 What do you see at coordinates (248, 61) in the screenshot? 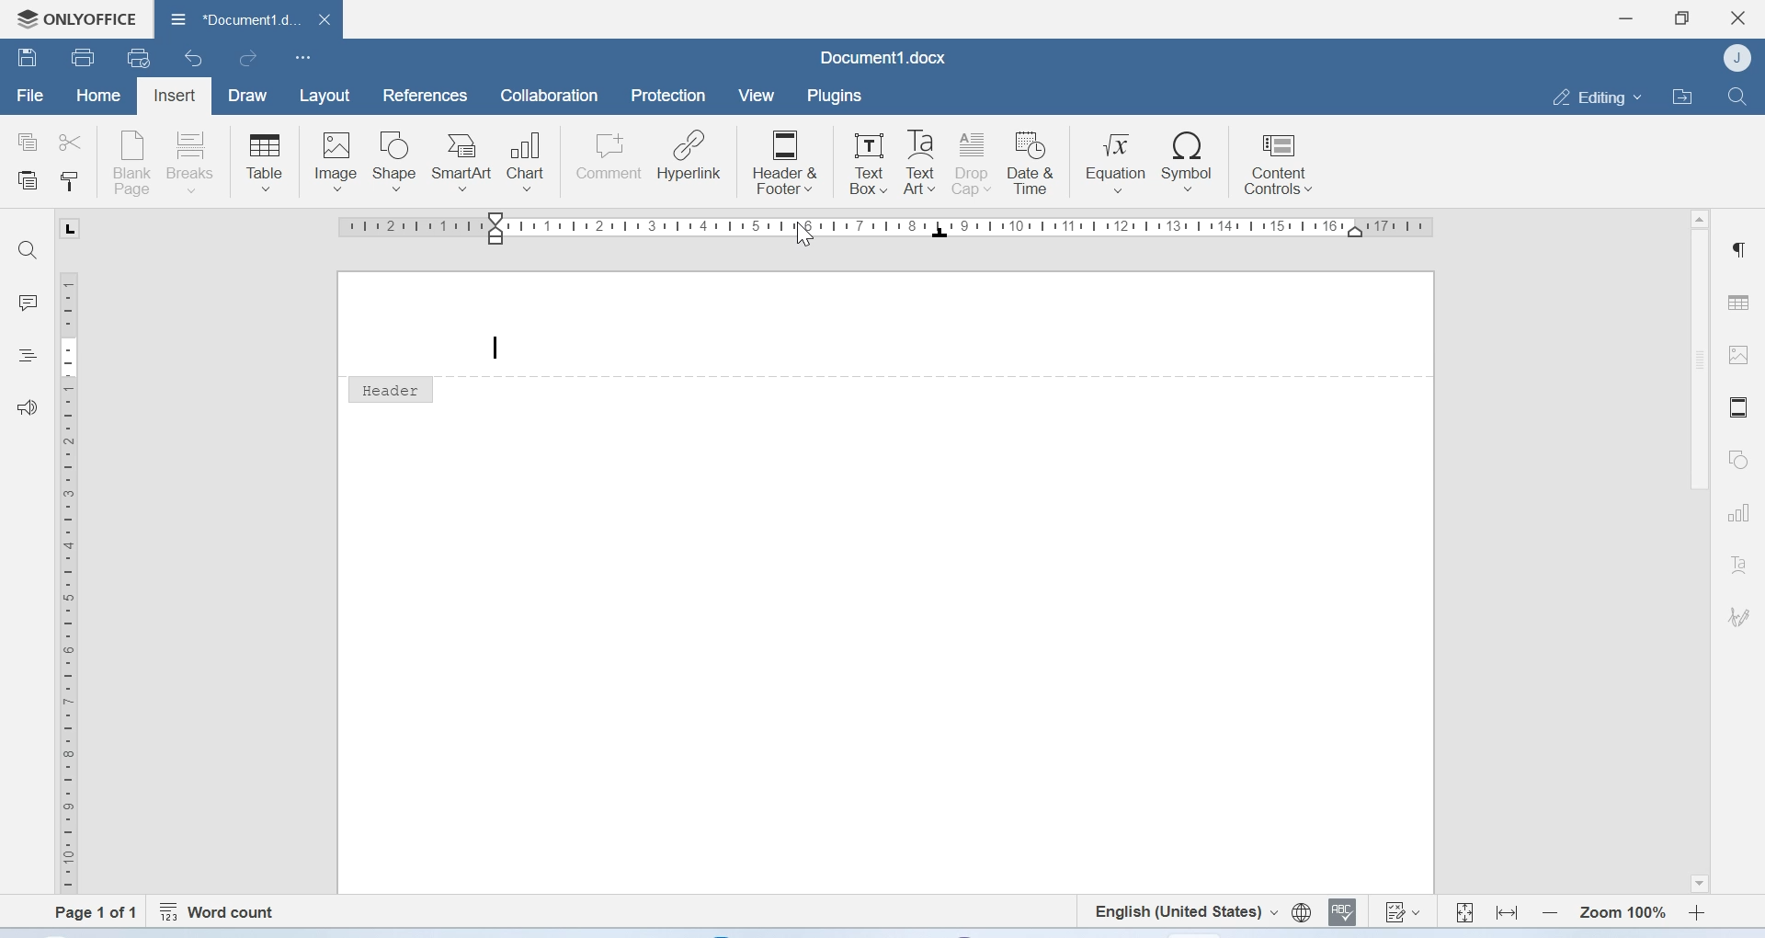
I see `redo` at bounding box center [248, 61].